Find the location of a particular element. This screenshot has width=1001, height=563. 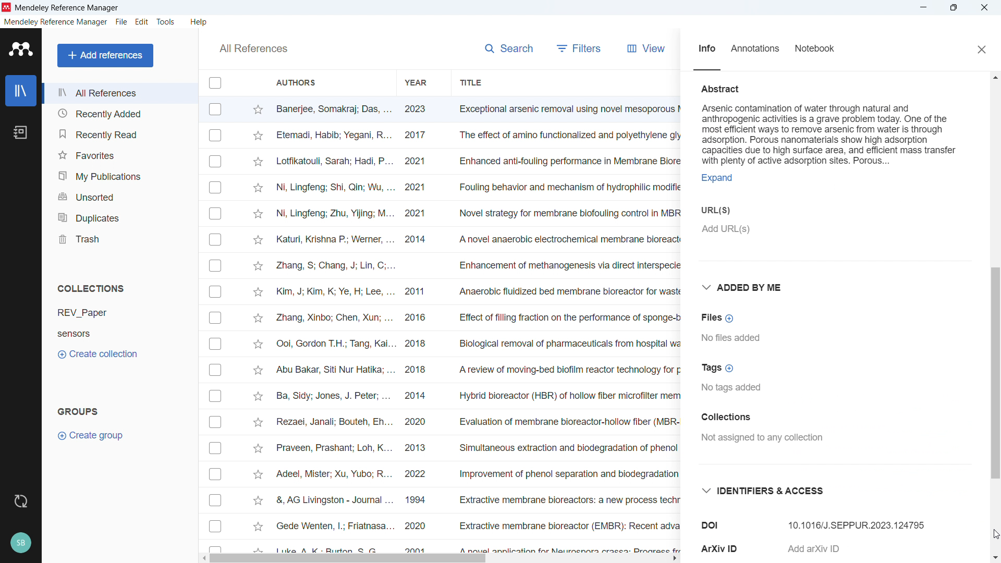

rev_paper is located at coordinates (90, 312).